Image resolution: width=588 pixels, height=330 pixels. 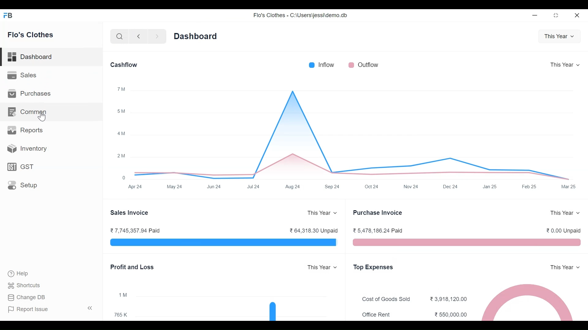 What do you see at coordinates (238, 303) in the screenshot?
I see `The chart shows the profit (or loss) per month for a year` at bounding box center [238, 303].